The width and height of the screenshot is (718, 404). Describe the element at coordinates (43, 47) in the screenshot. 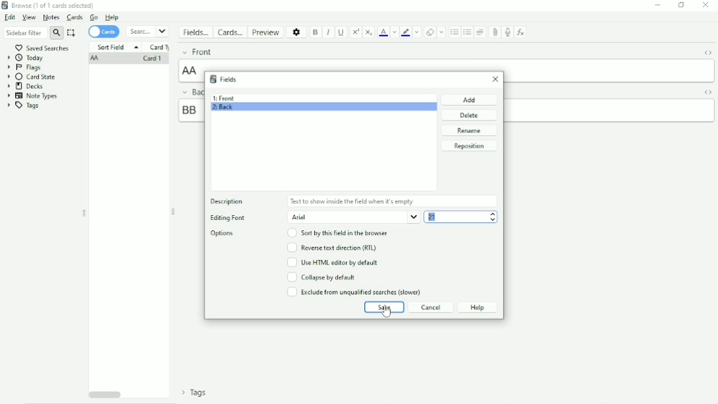

I see `Saved Searches` at that location.